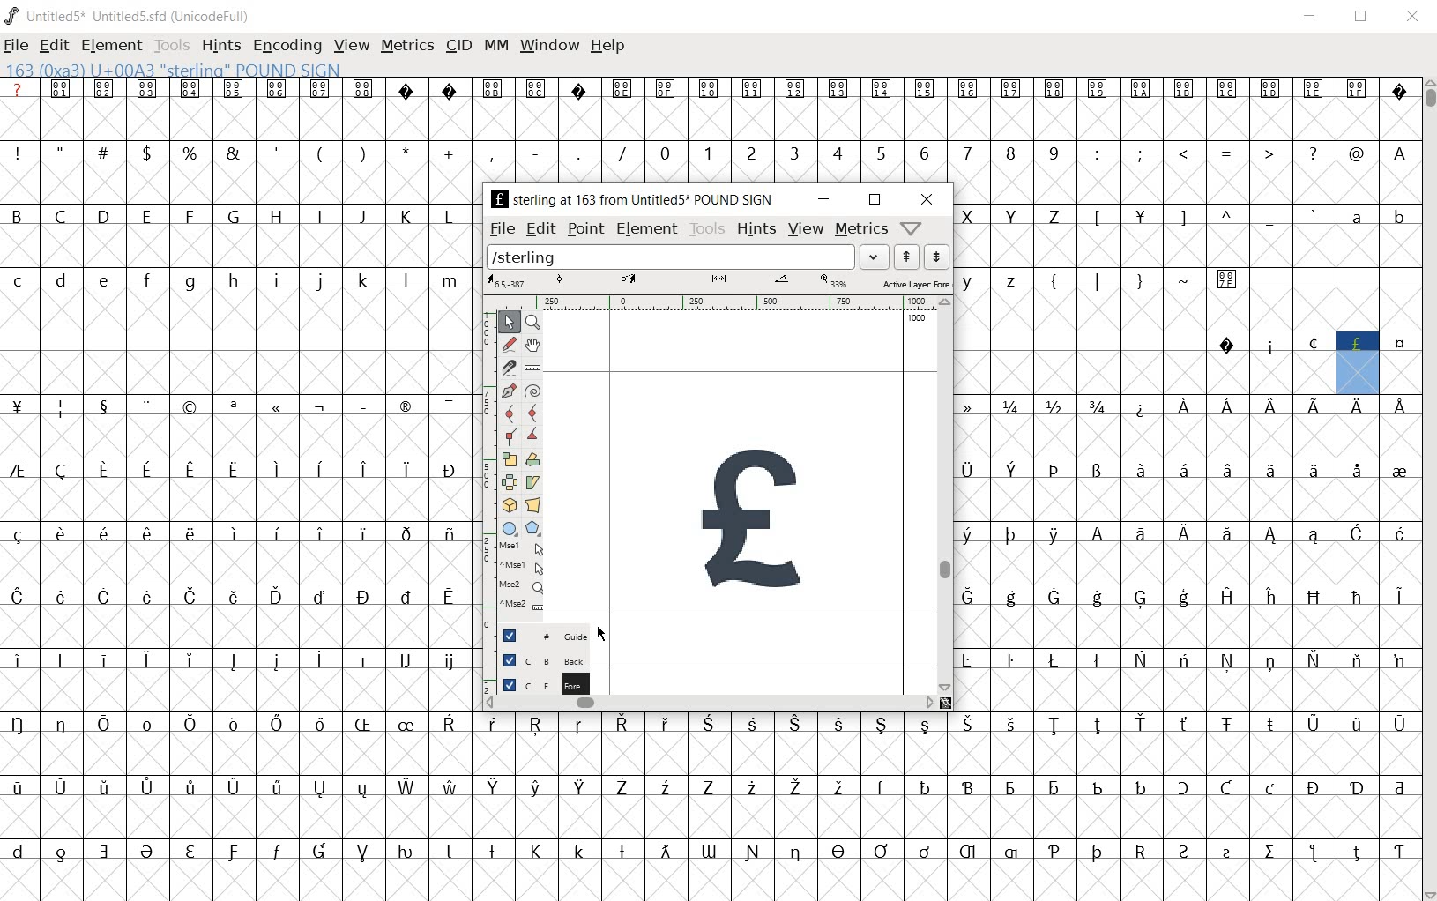 The image size is (1437, 901). Describe the element at coordinates (532, 369) in the screenshot. I see `ruler` at that location.